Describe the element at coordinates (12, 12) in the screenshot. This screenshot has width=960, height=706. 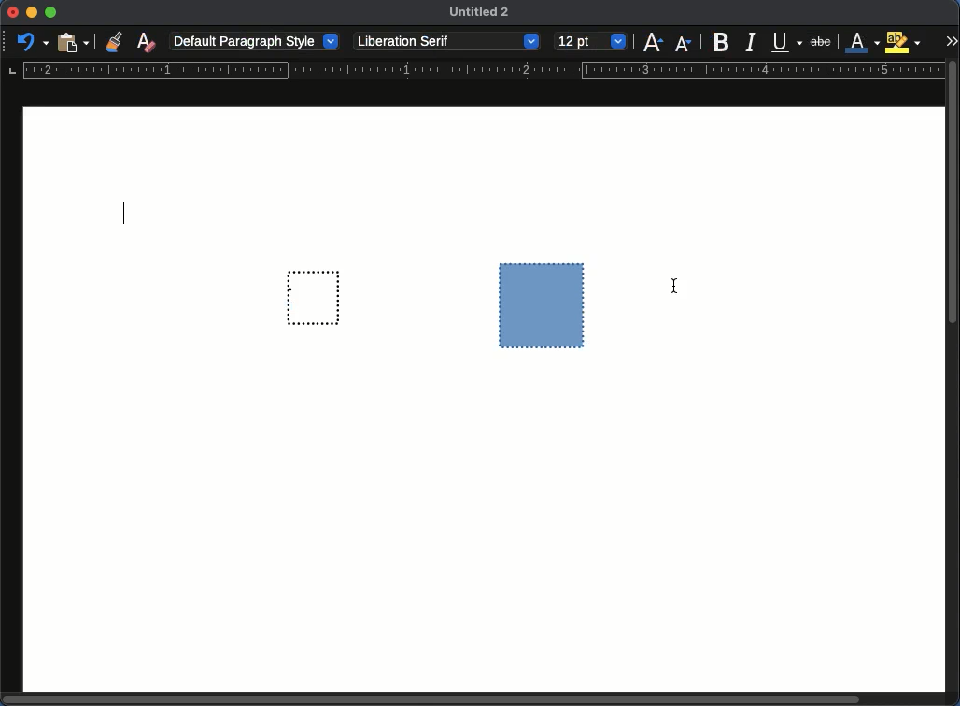
I see `close` at that location.